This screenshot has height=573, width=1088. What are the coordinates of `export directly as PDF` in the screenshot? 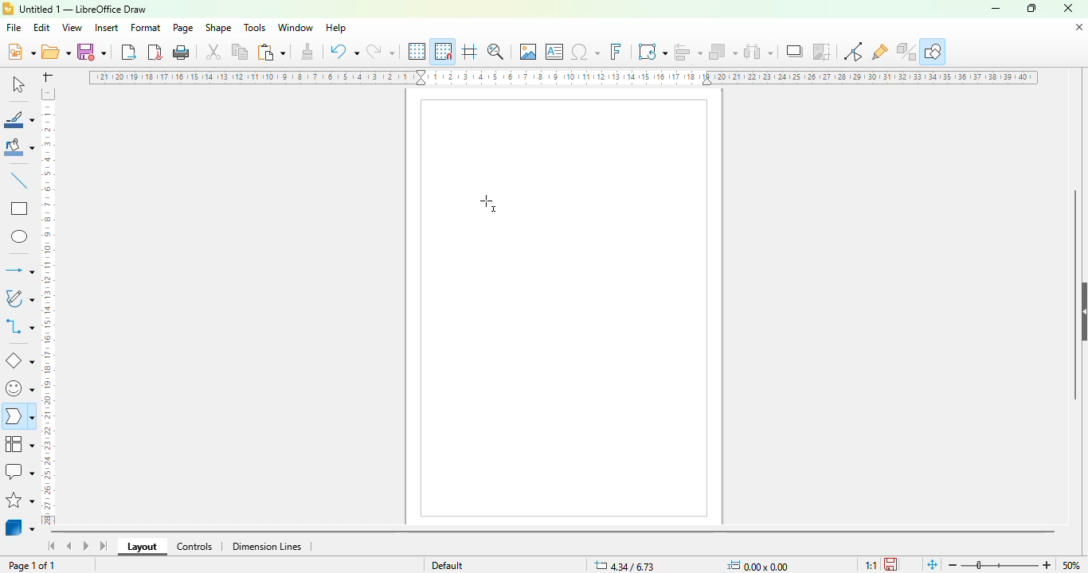 It's located at (155, 52).